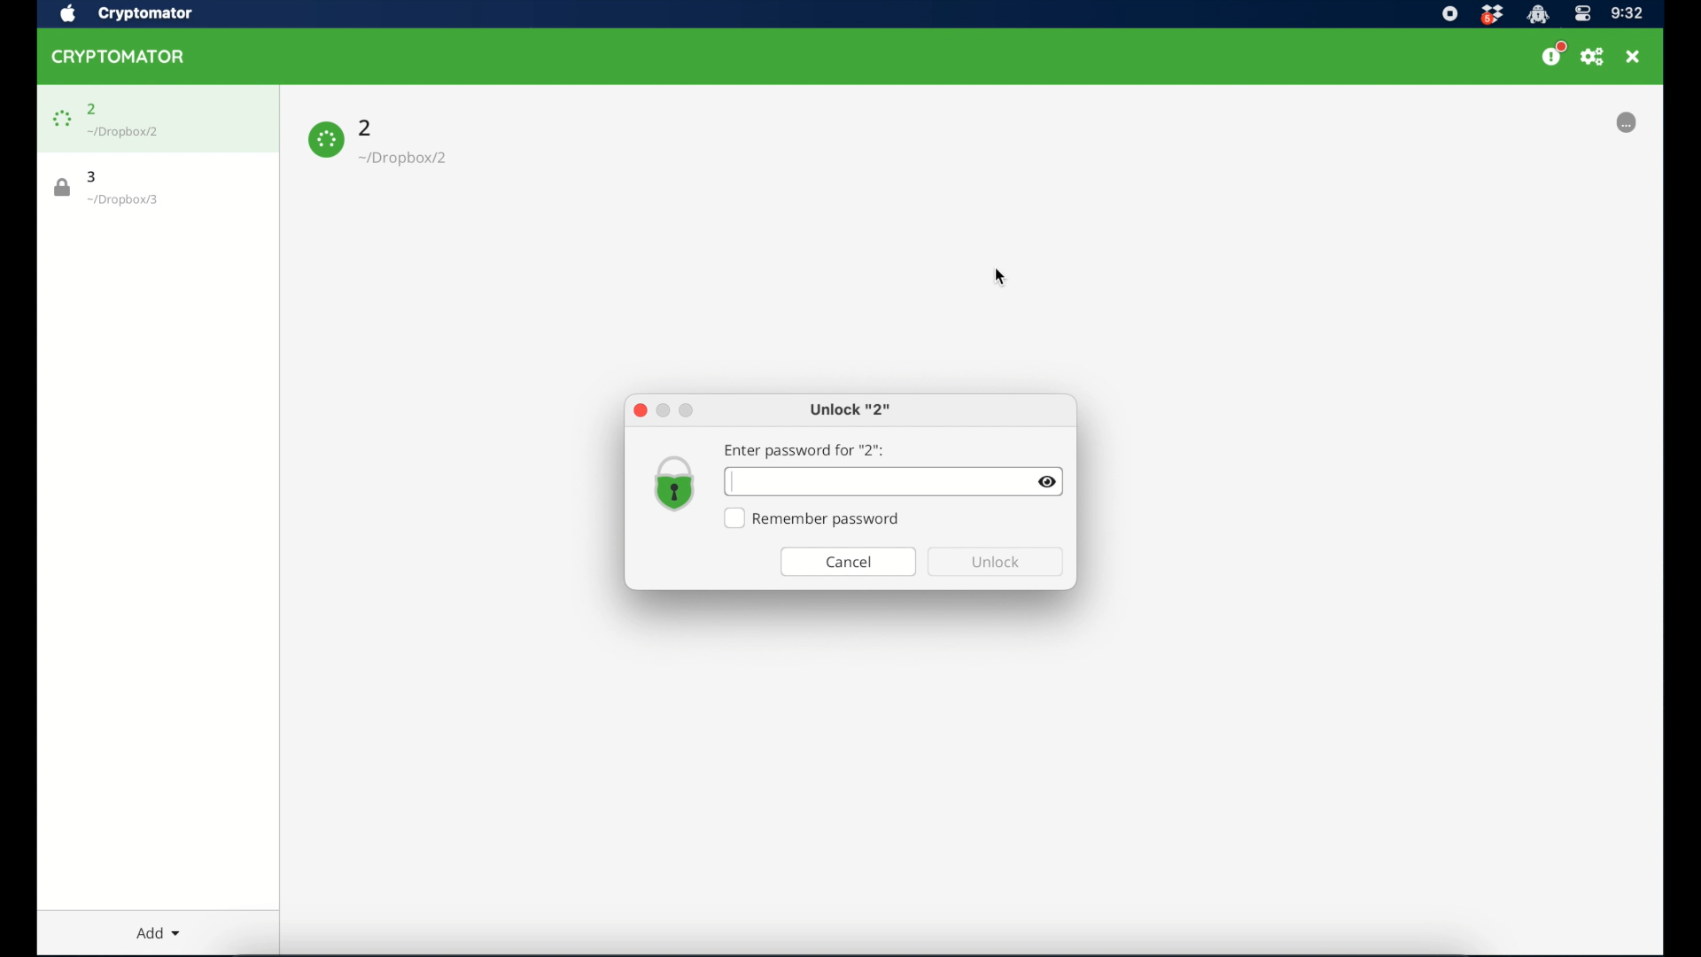 The width and height of the screenshot is (1701, 957). I want to click on enter password, so click(804, 451).